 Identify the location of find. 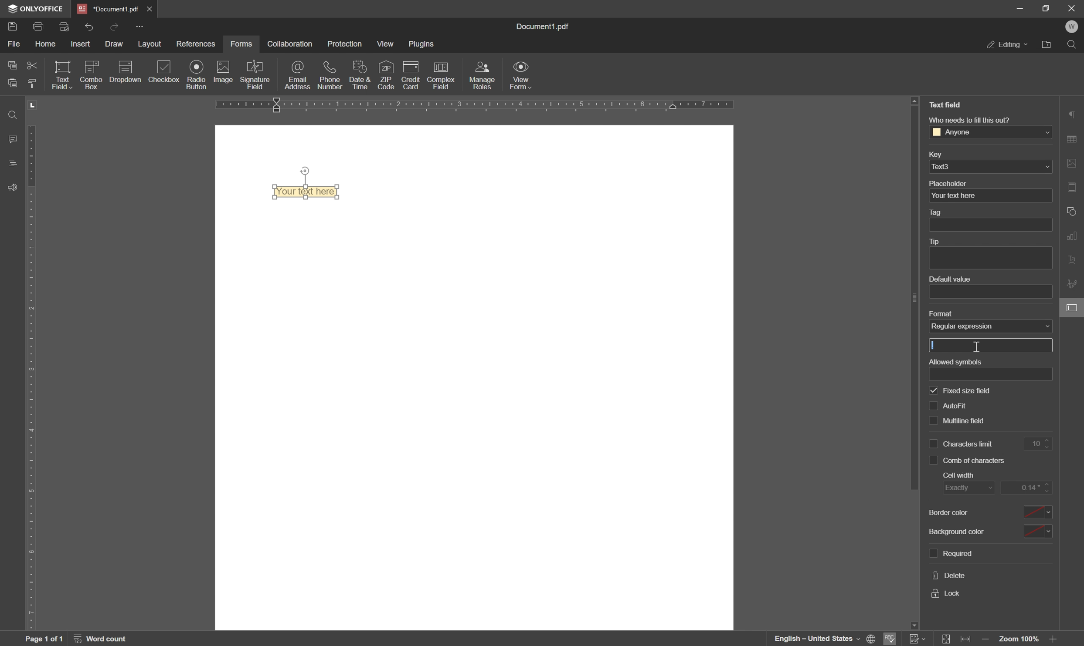
(10, 114).